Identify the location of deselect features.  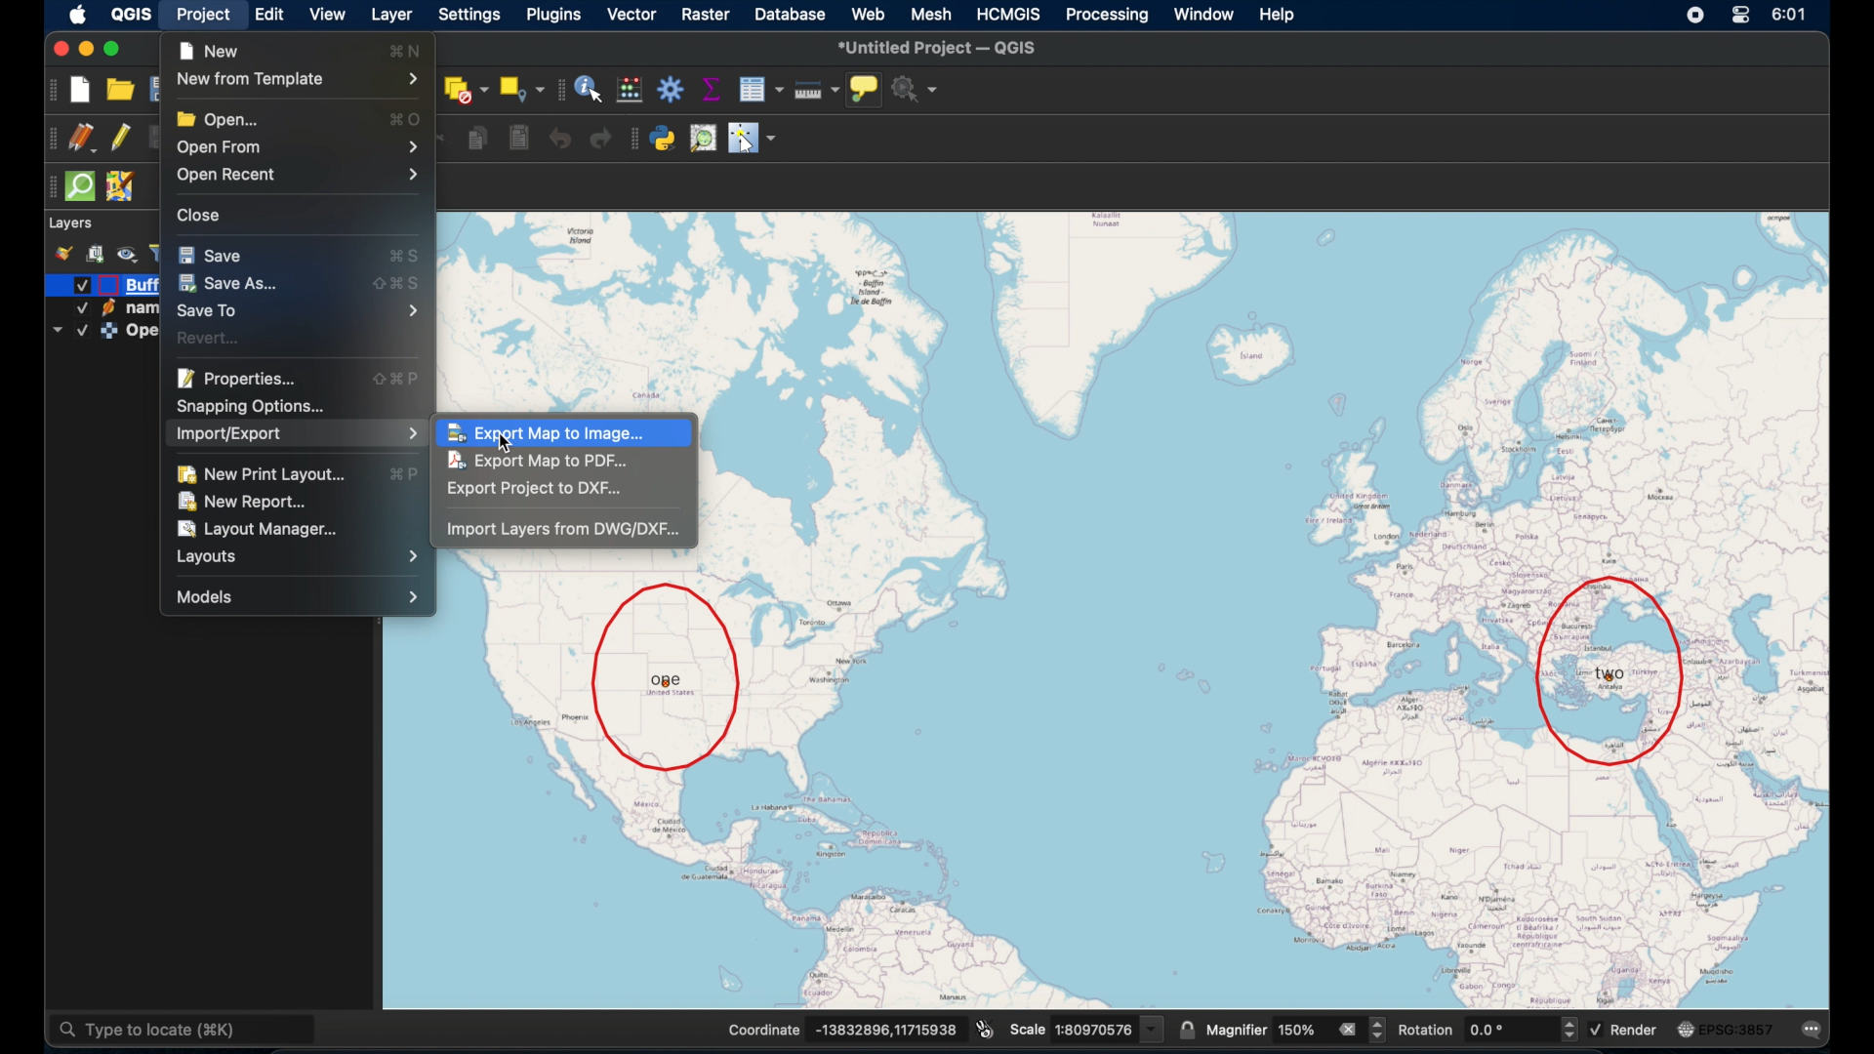
(465, 88).